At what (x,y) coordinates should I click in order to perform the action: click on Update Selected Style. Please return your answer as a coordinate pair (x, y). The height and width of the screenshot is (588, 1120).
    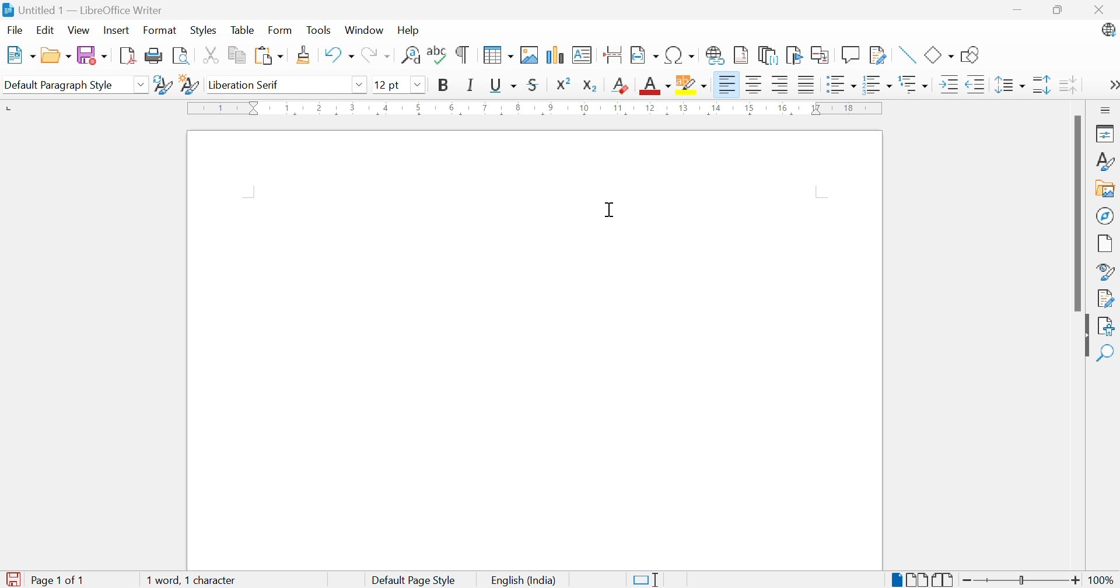
    Looking at the image, I should click on (163, 85).